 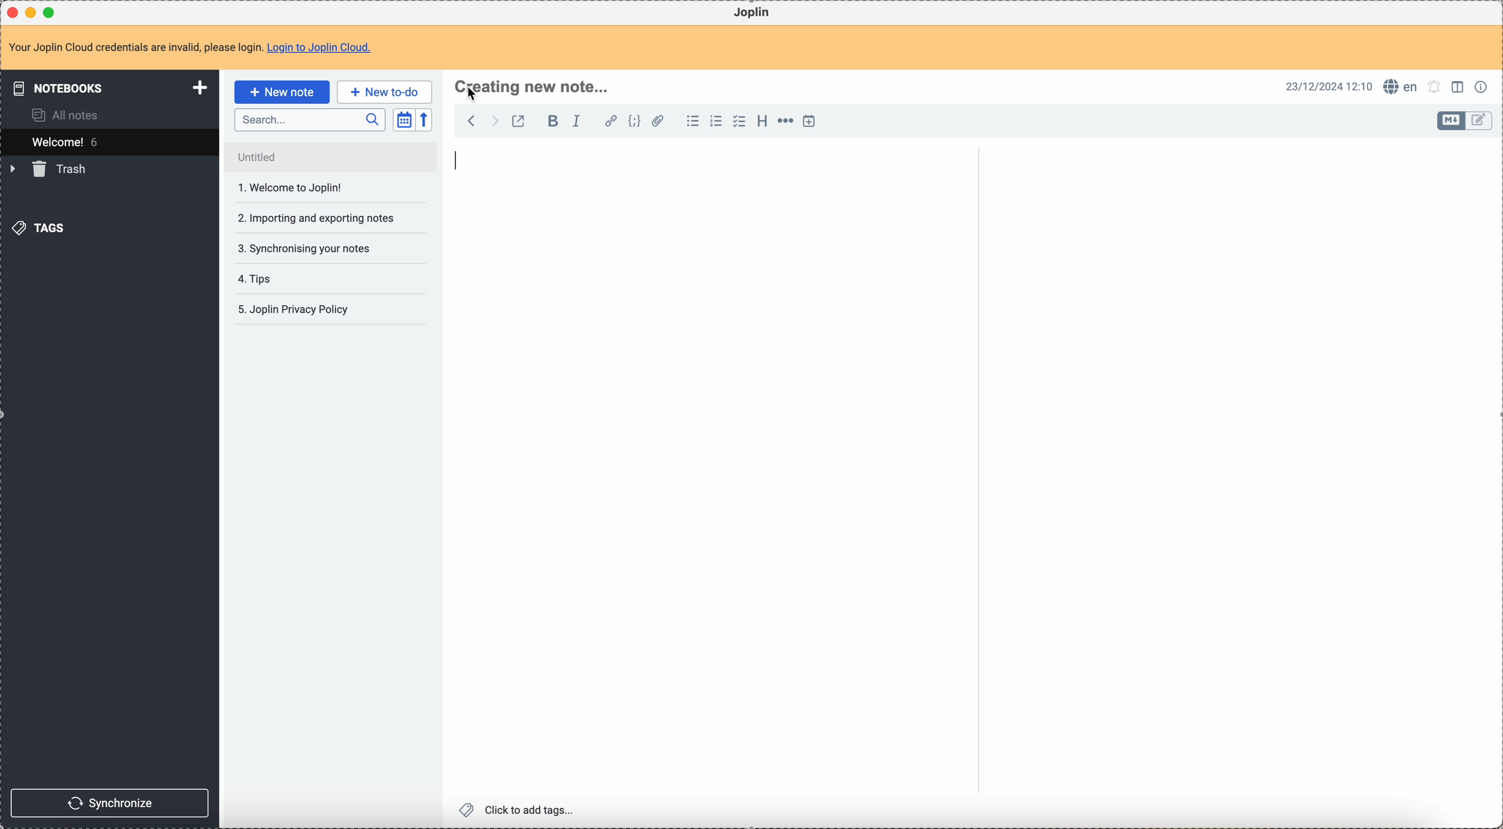 What do you see at coordinates (519, 811) in the screenshot?
I see `click to add tags` at bounding box center [519, 811].